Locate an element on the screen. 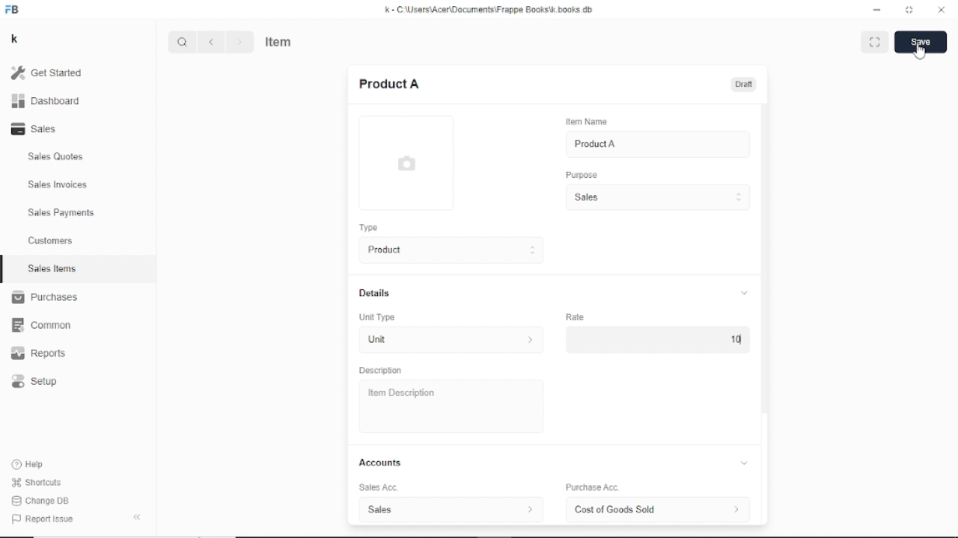 This screenshot has width=958, height=538. Sales Items is located at coordinates (52, 268).